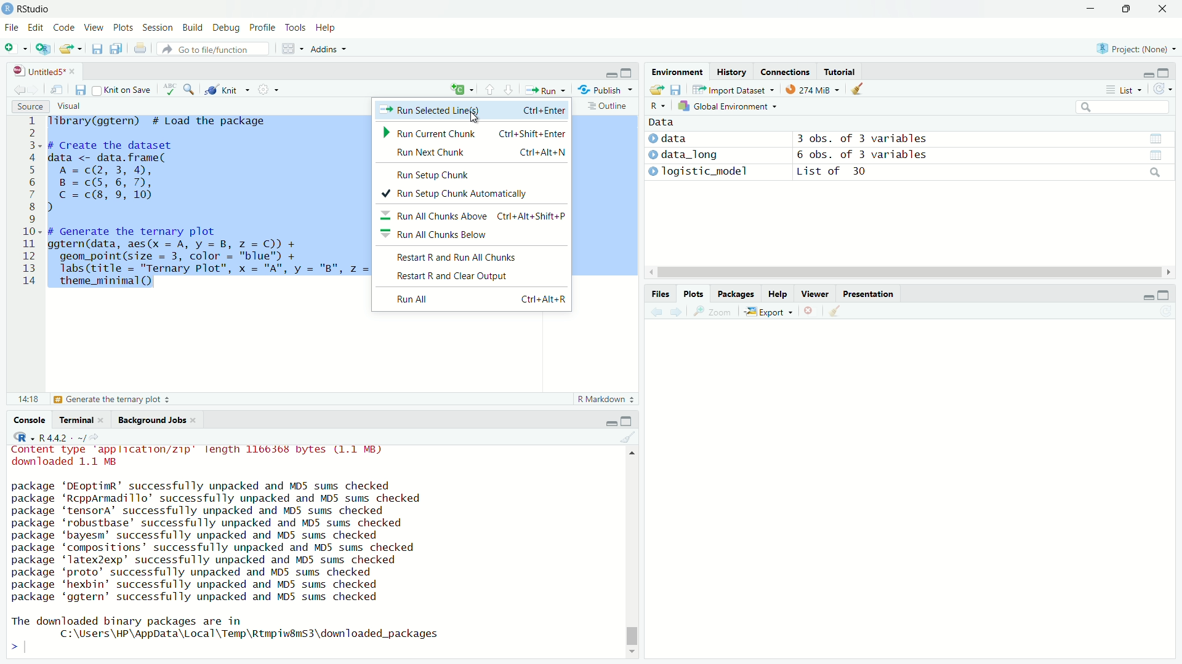 The width and height of the screenshot is (1182, 664). What do you see at coordinates (672, 74) in the screenshot?
I see `Environment` at bounding box center [672, 74].